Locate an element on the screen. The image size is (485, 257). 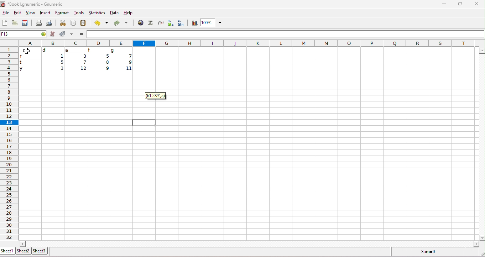
function wizard is located at coordinates (160, 22).